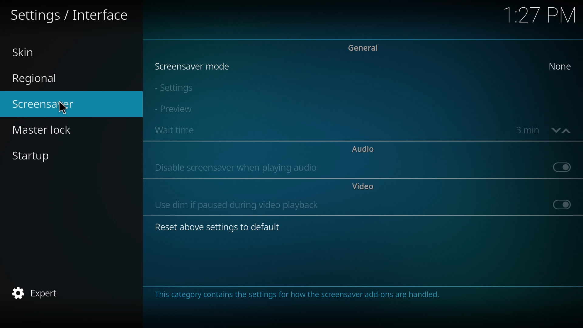 This screenshot has width=583, height=328. What do you see at coordinates (72, 14) in the screenshot?
I see `settings/interface` at bounding box center [72, 14].